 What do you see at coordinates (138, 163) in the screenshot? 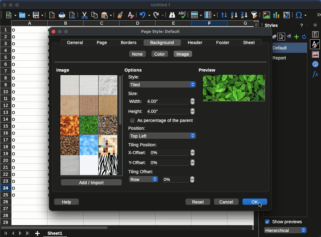
I see `y offset` at bounding box center [138, 163].